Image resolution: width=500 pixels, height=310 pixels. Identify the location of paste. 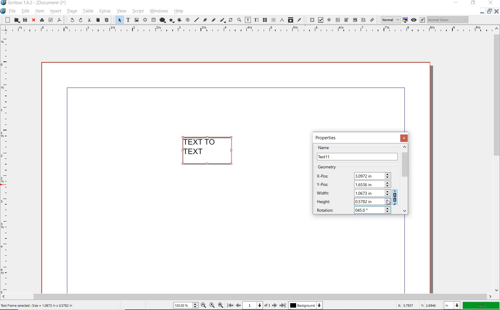
(107, 20).